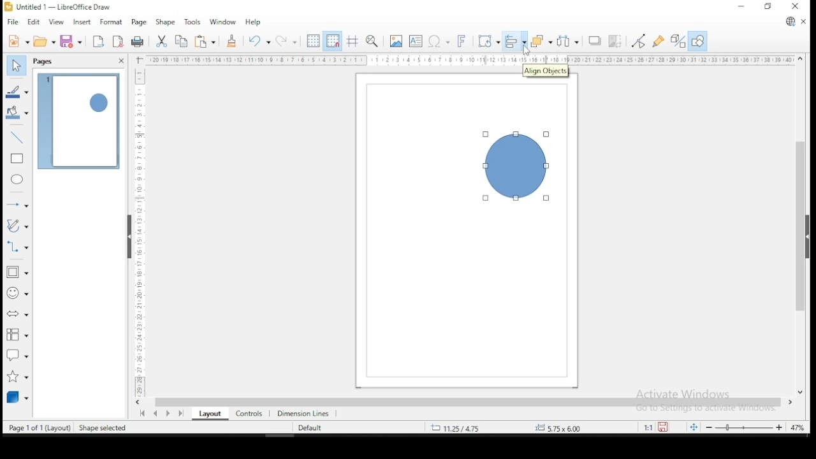  What do you see at coordinates (18, 374) in the screenshot?
I see `stars and banners` at bounding box center [18, 374].